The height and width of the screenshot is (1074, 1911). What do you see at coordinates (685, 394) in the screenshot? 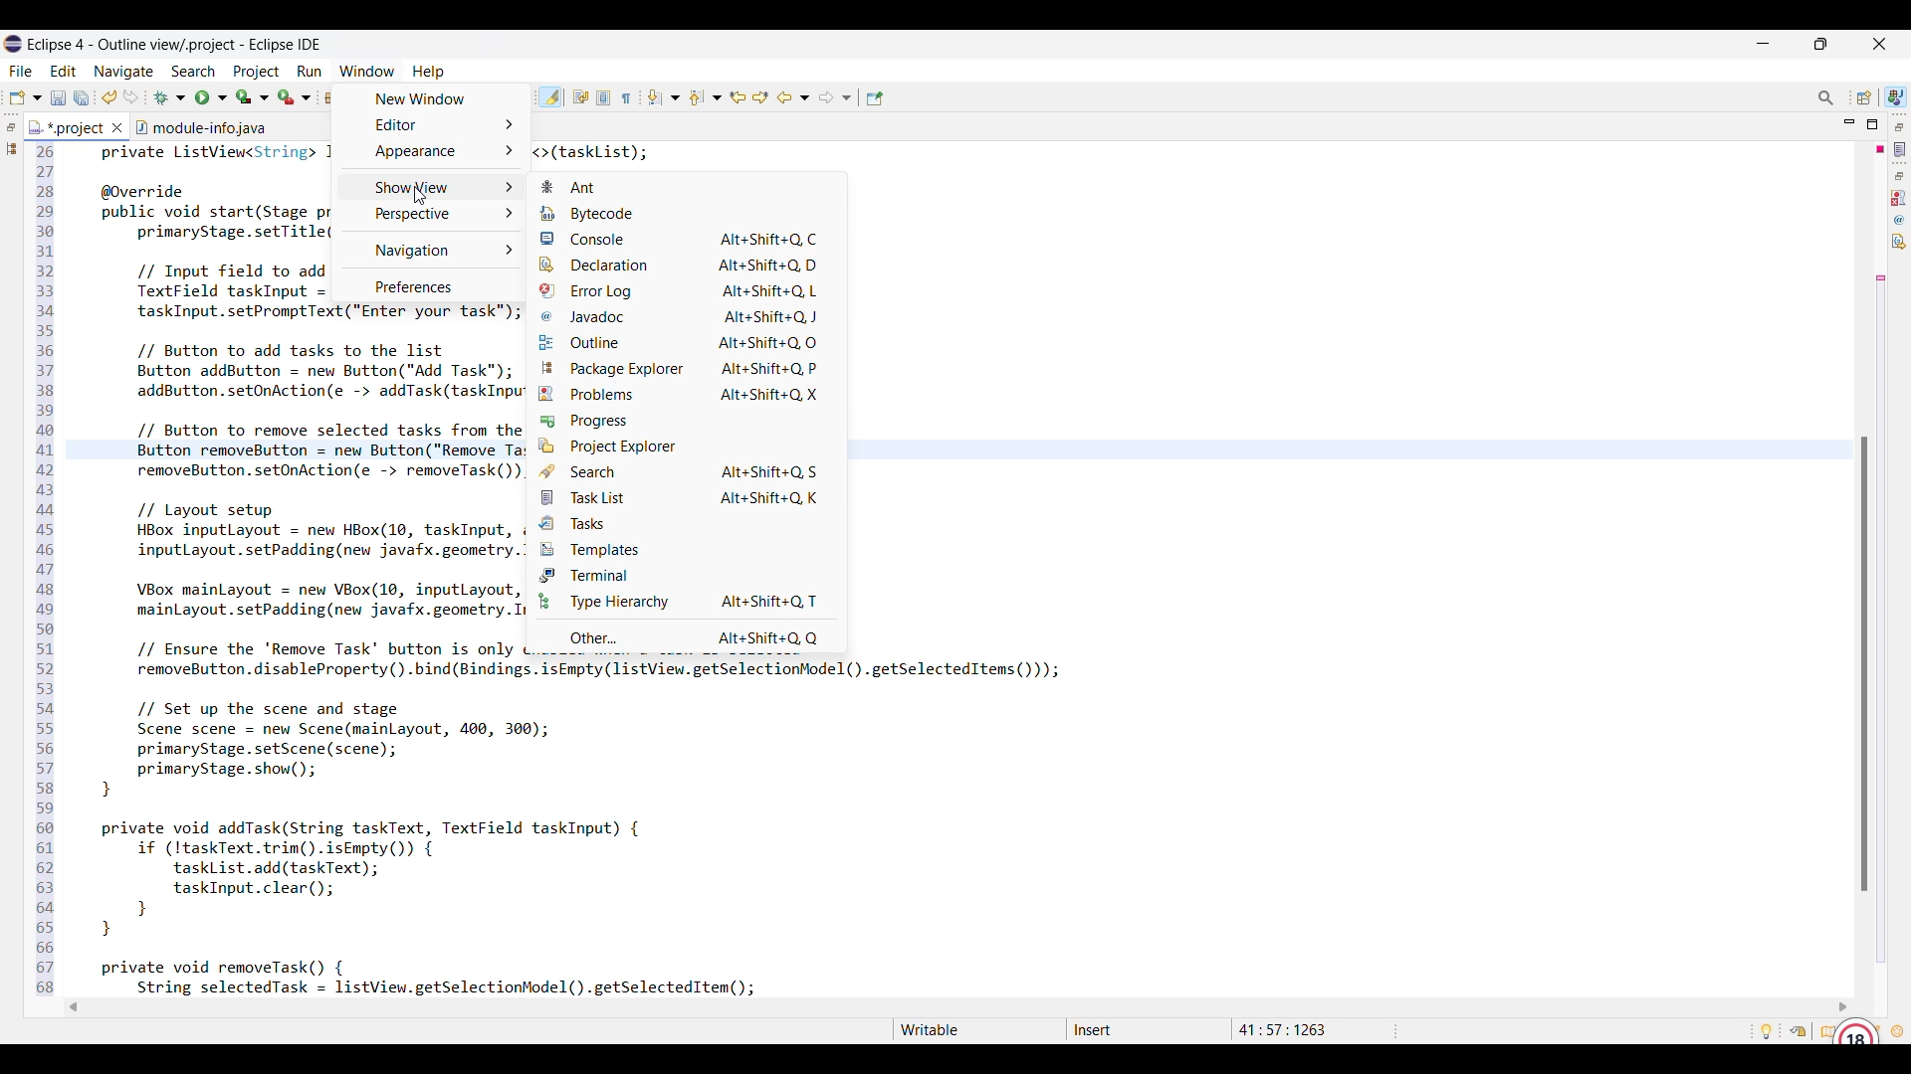
I see `Problems` at bounding box center [685, 394].